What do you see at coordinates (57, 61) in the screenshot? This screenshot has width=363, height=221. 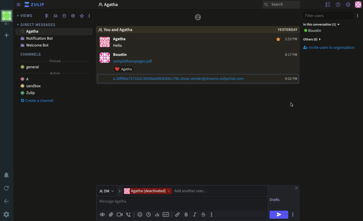 I see `Pinned` at bounding box center [57, 61].